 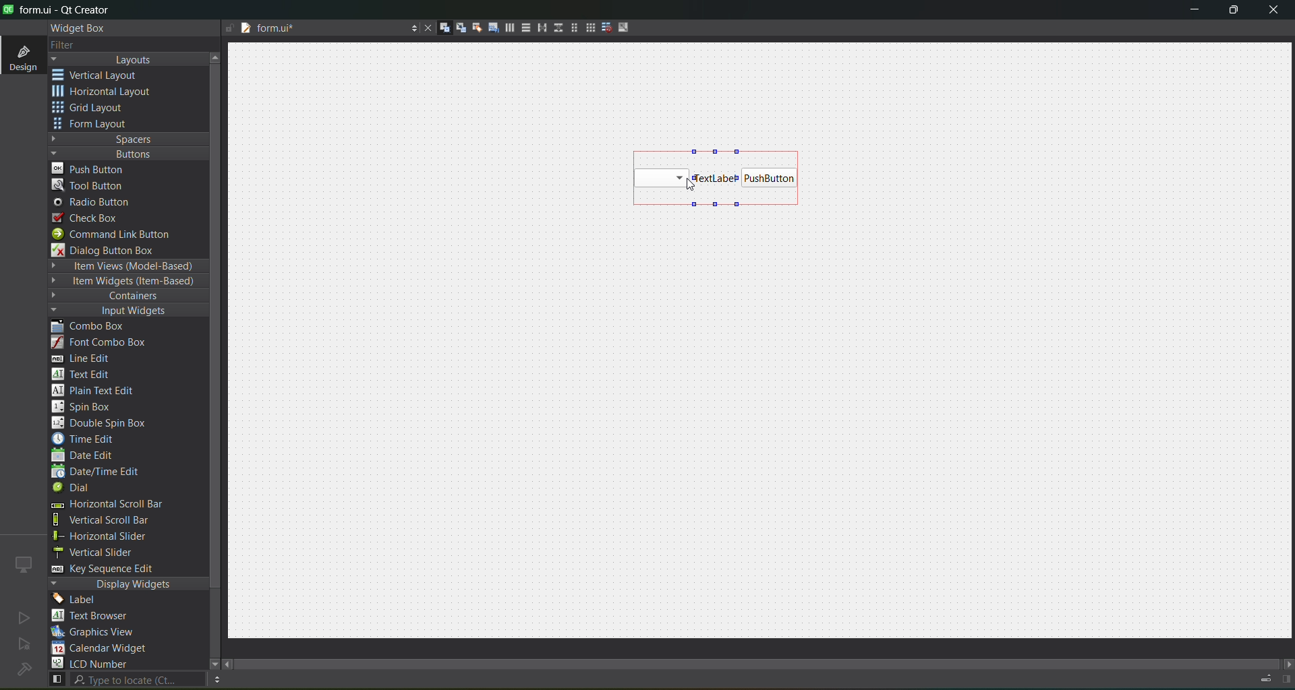 What do you see at coordinates (90, 168) in the screenshot?
I see `push` at bounding box center [90, 168].